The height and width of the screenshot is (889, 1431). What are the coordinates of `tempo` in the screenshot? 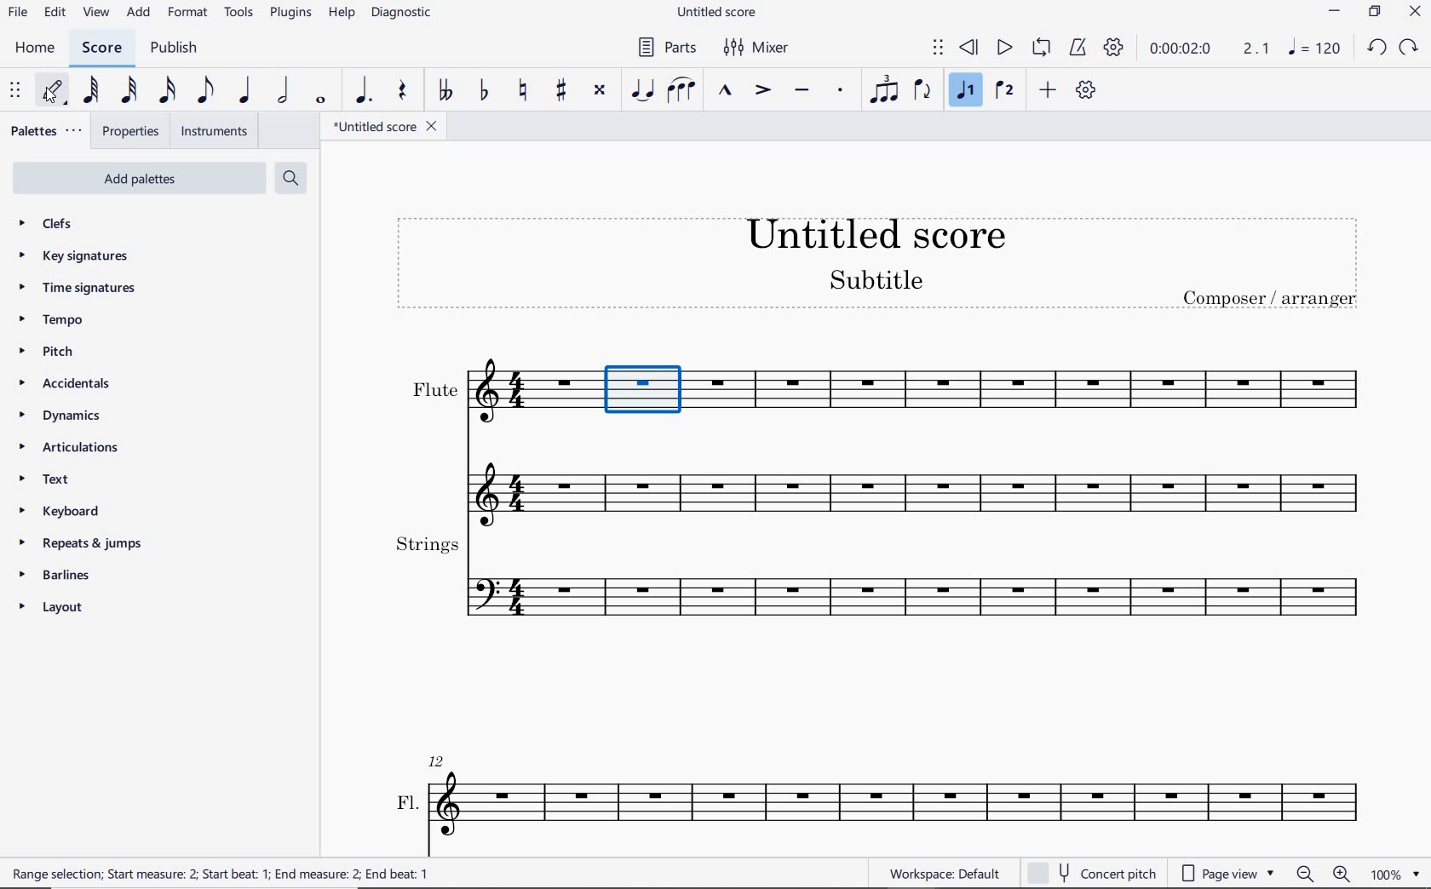 It's located at (55, 320).